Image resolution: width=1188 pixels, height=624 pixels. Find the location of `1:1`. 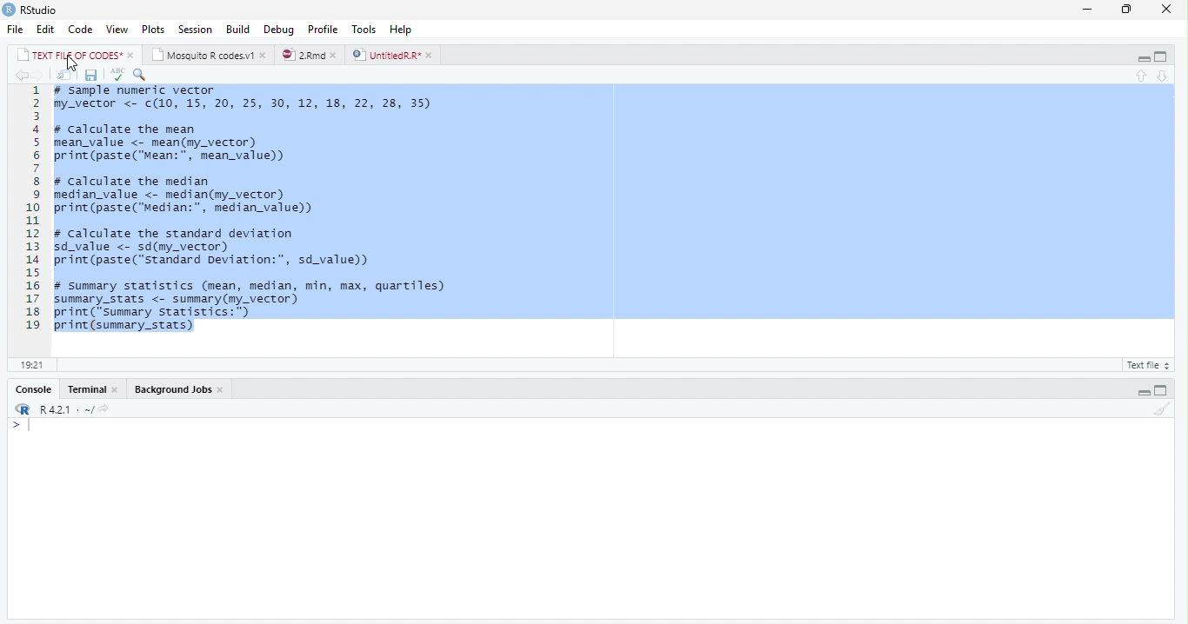

1:1 is located at coordinates (30, 365).